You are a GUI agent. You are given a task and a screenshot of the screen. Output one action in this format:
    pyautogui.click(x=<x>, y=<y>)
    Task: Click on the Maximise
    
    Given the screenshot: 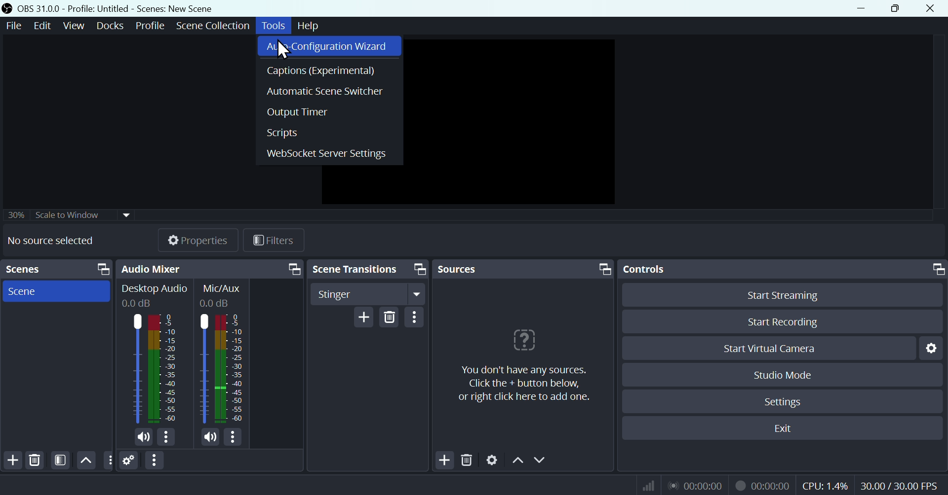 What is the action you would take?
    pyautogui.click(x=898, y=8)
    